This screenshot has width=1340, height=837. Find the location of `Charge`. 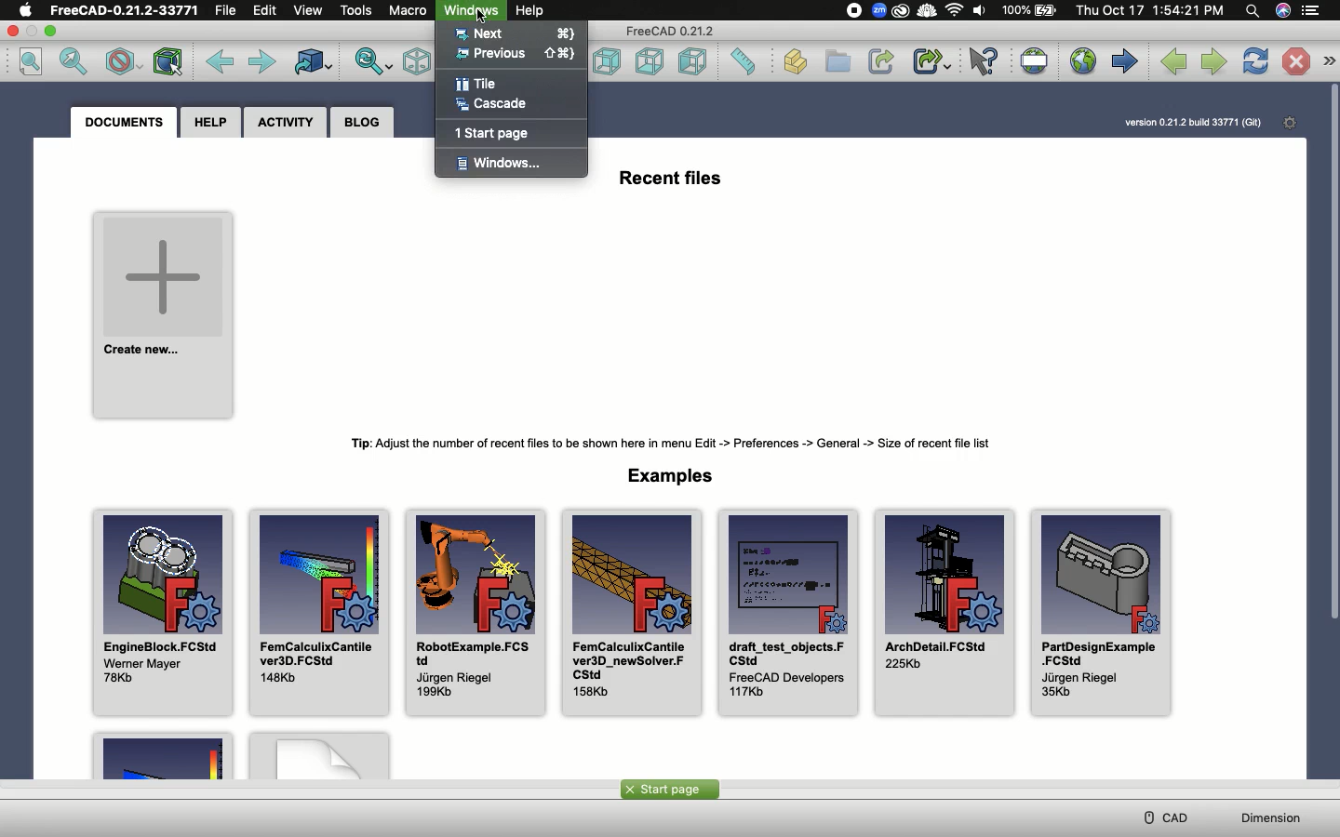

Charge is located at coordinates (1029, 9).